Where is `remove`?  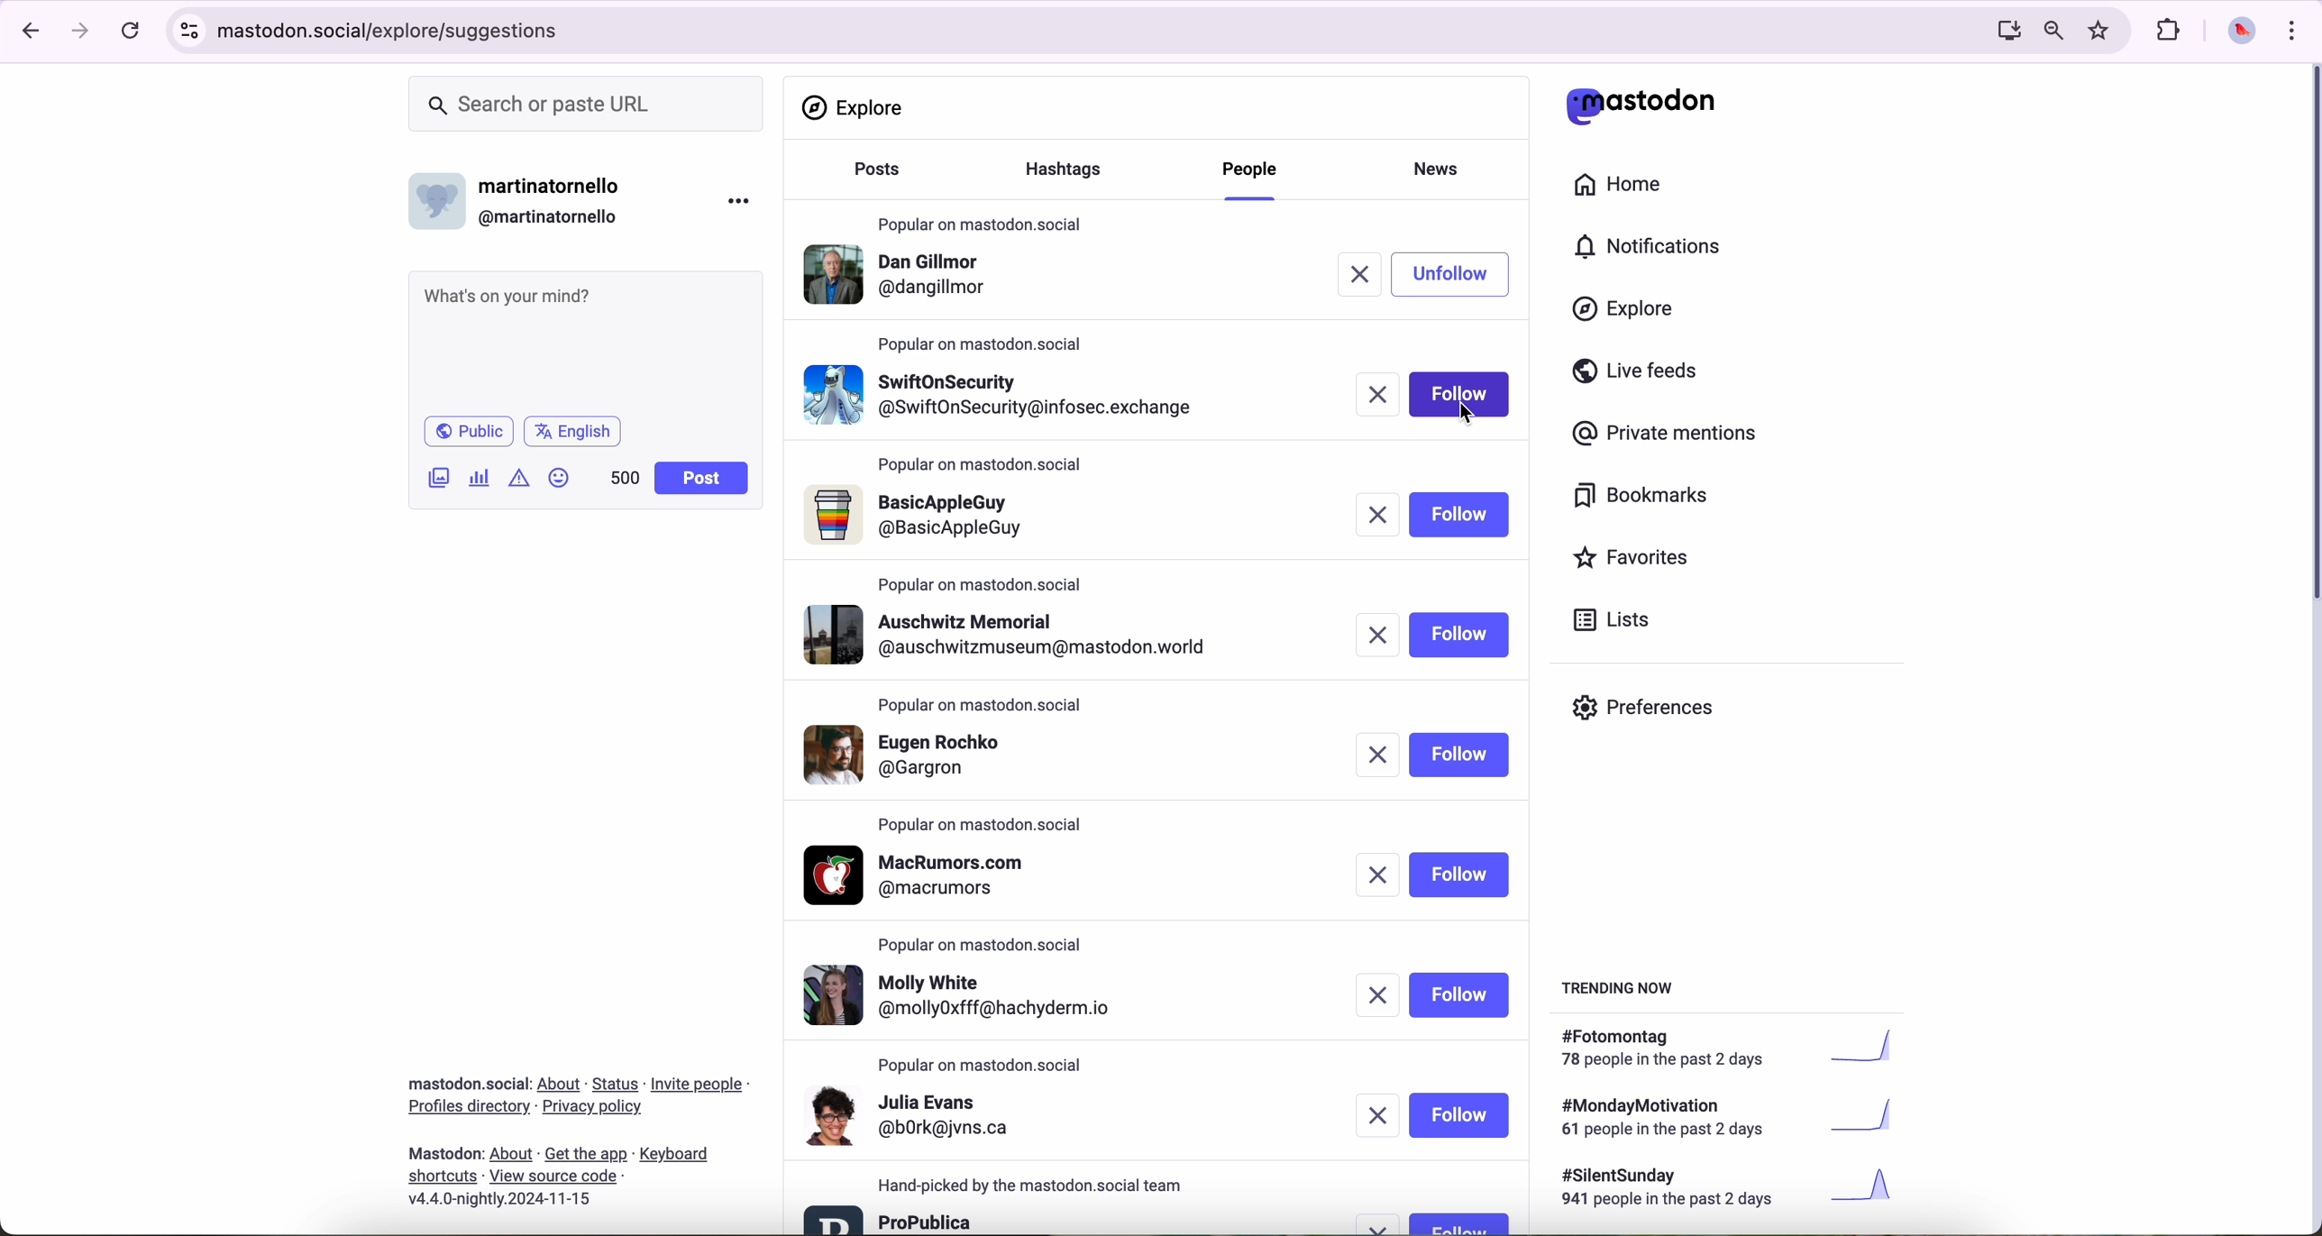 remove is located at coordinates (1376, 635).